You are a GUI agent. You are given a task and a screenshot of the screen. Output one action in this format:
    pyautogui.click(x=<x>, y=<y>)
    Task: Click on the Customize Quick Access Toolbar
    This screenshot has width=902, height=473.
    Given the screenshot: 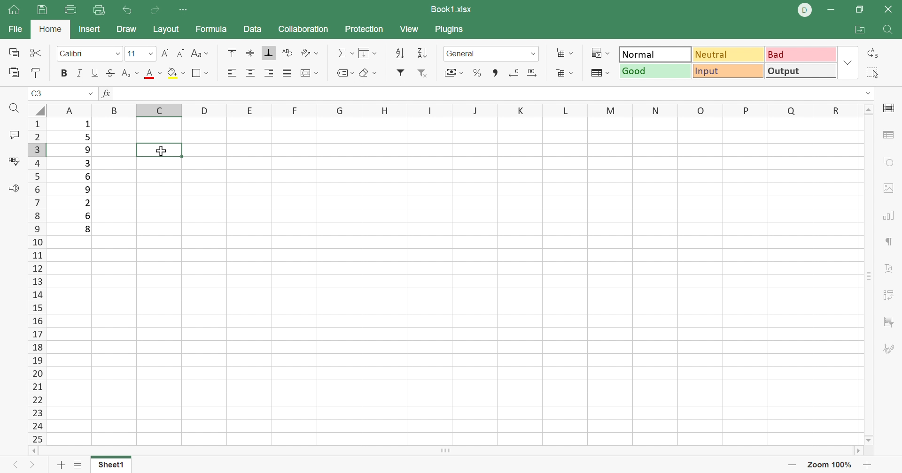 What is the action you would take?
    pyautogui.click(x=186, y=11)
    